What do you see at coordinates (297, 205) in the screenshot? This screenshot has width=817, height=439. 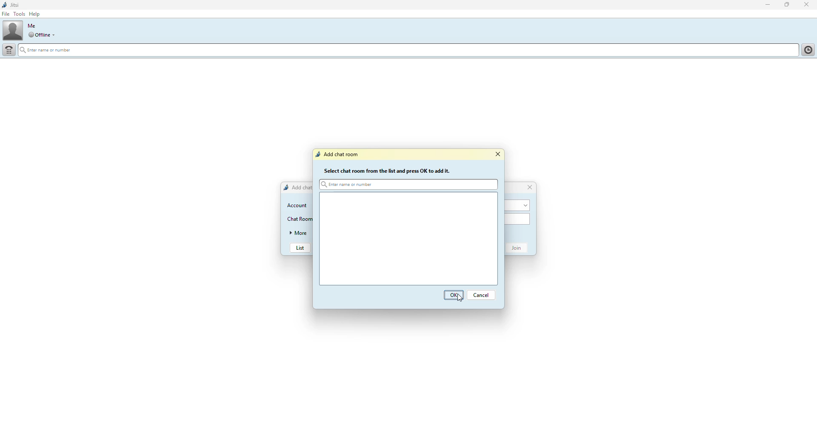 I see `account` at bounding box center [297, 205].